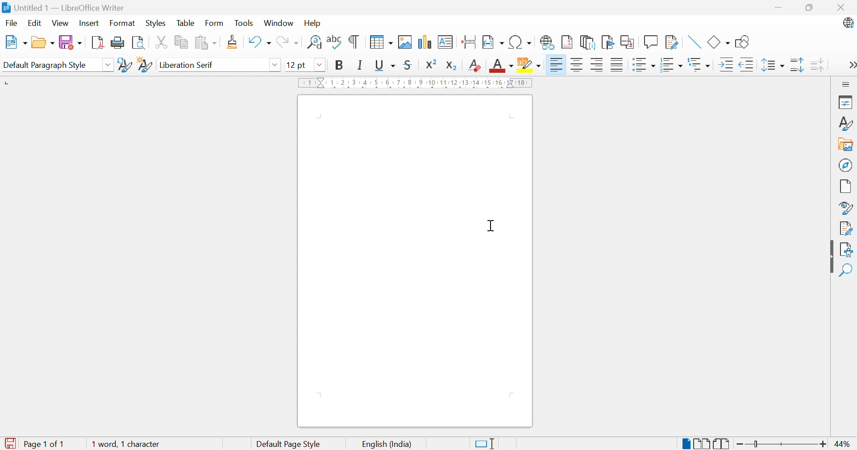 This screenshot has height=450, width=857. Describe the element at coordinates (644, 65) in the screenshot. I see `Toggle unordered list` at that location.